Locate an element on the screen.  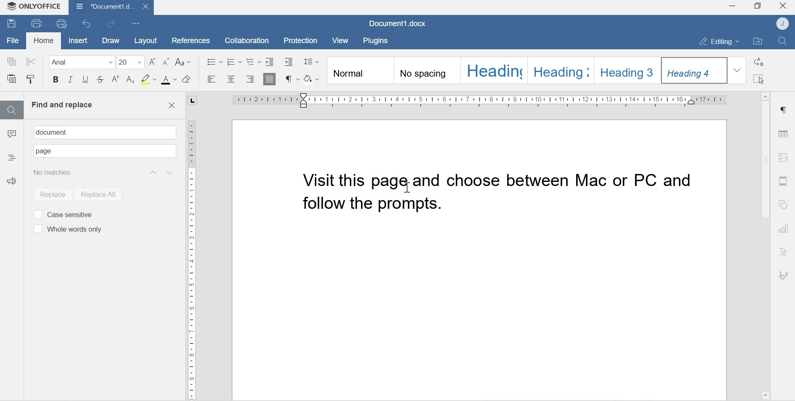
Layout is located at coordinates (145, 40).